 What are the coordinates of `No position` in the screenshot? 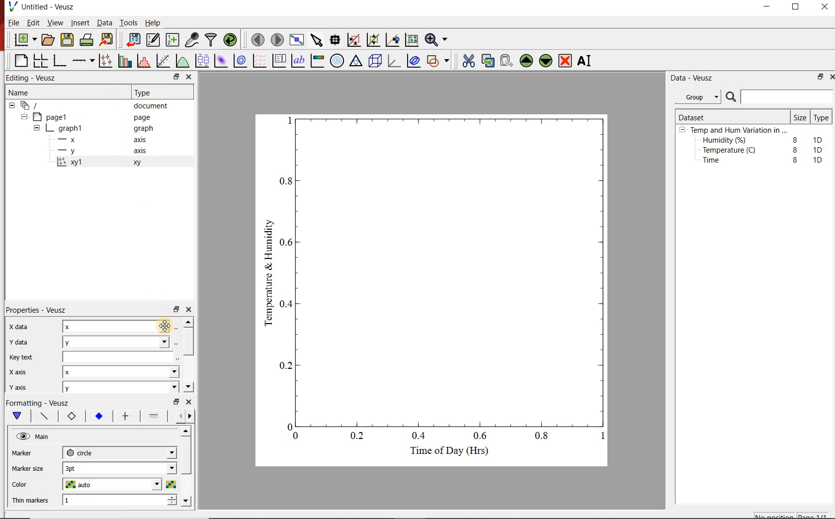 It's located at (774, 516).